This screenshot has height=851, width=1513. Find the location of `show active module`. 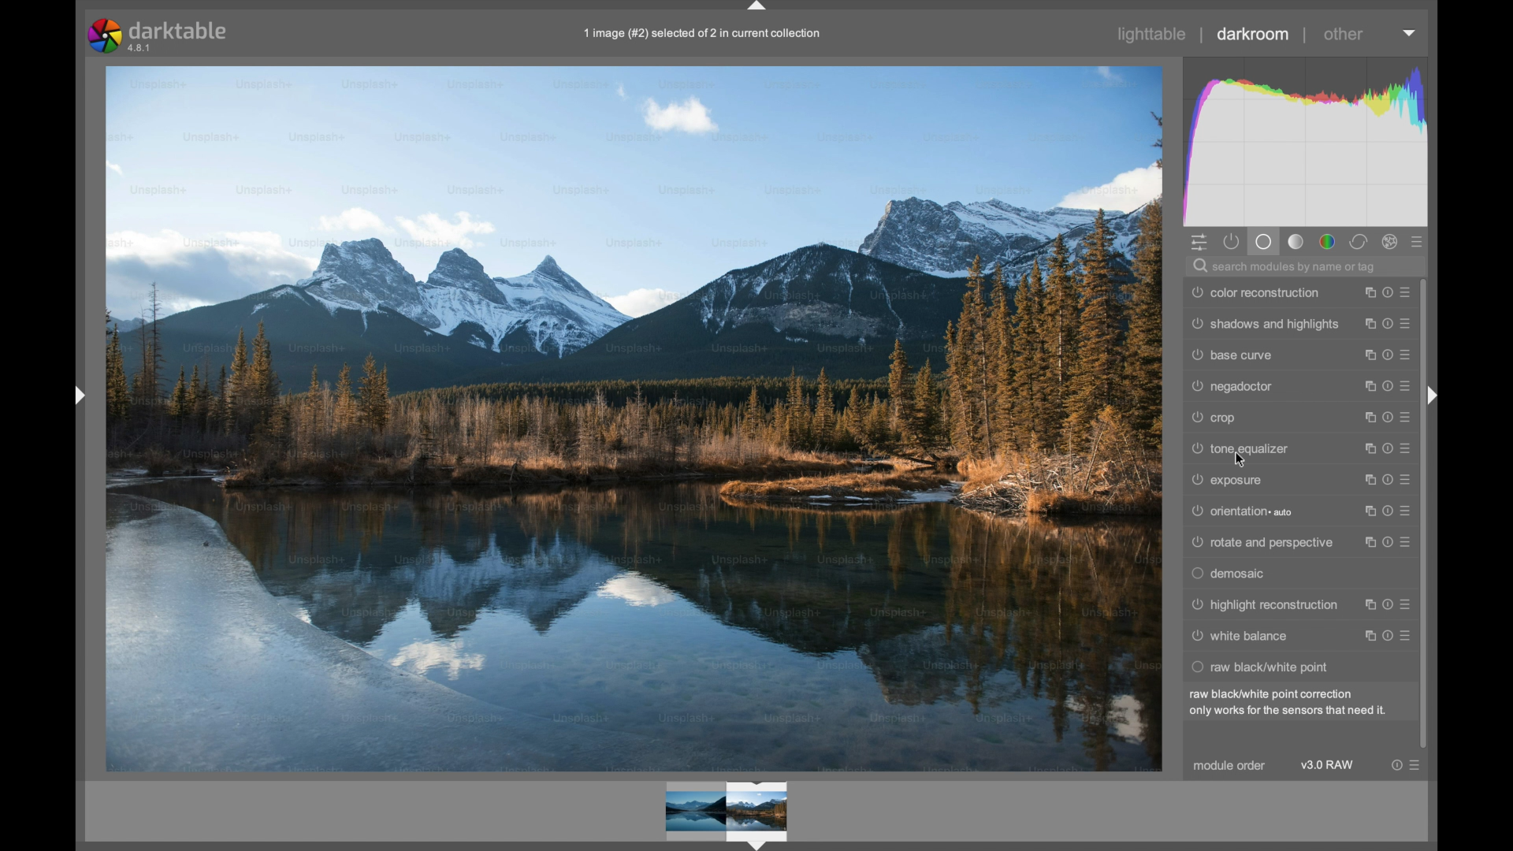

show active module is located at coordinates (1232, 242).